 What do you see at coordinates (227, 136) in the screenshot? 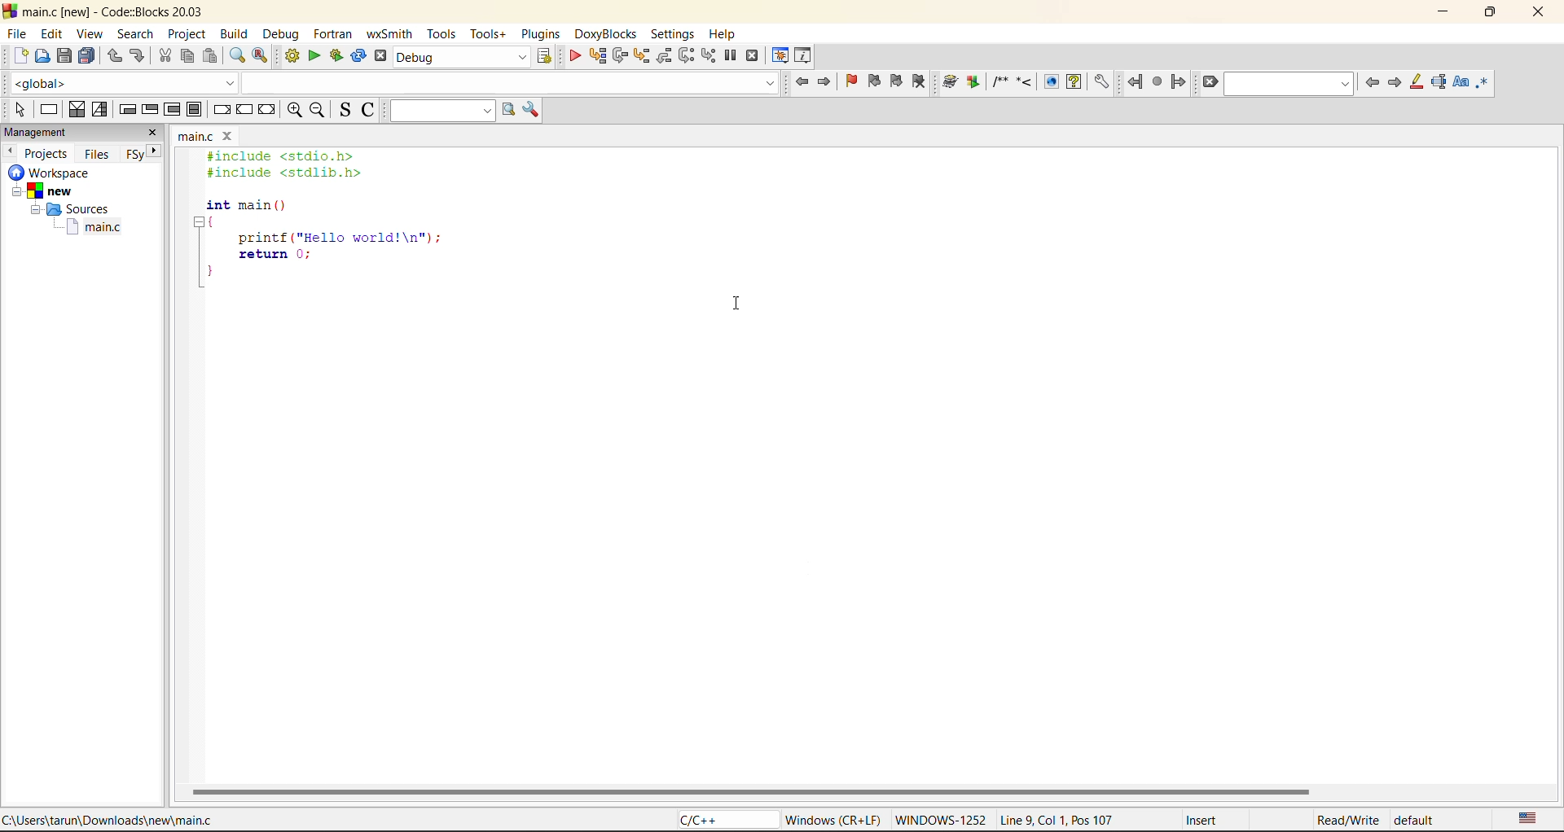
I see `close` at bounding box center [227, 136].